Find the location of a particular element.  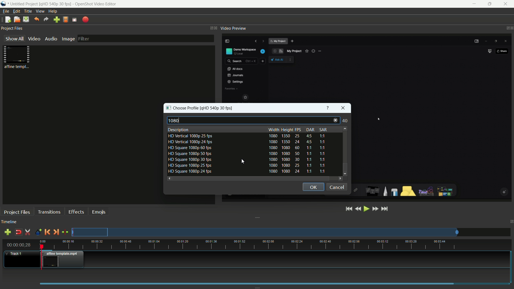

video is located at coordinates (34, 39).